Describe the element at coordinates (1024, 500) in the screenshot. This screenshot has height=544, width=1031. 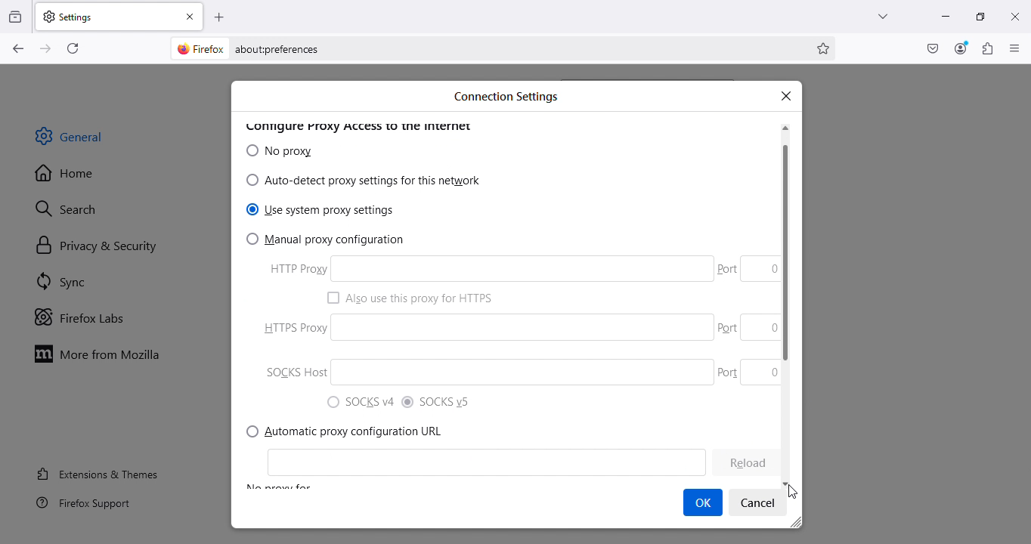
I see `cursor` at that location.